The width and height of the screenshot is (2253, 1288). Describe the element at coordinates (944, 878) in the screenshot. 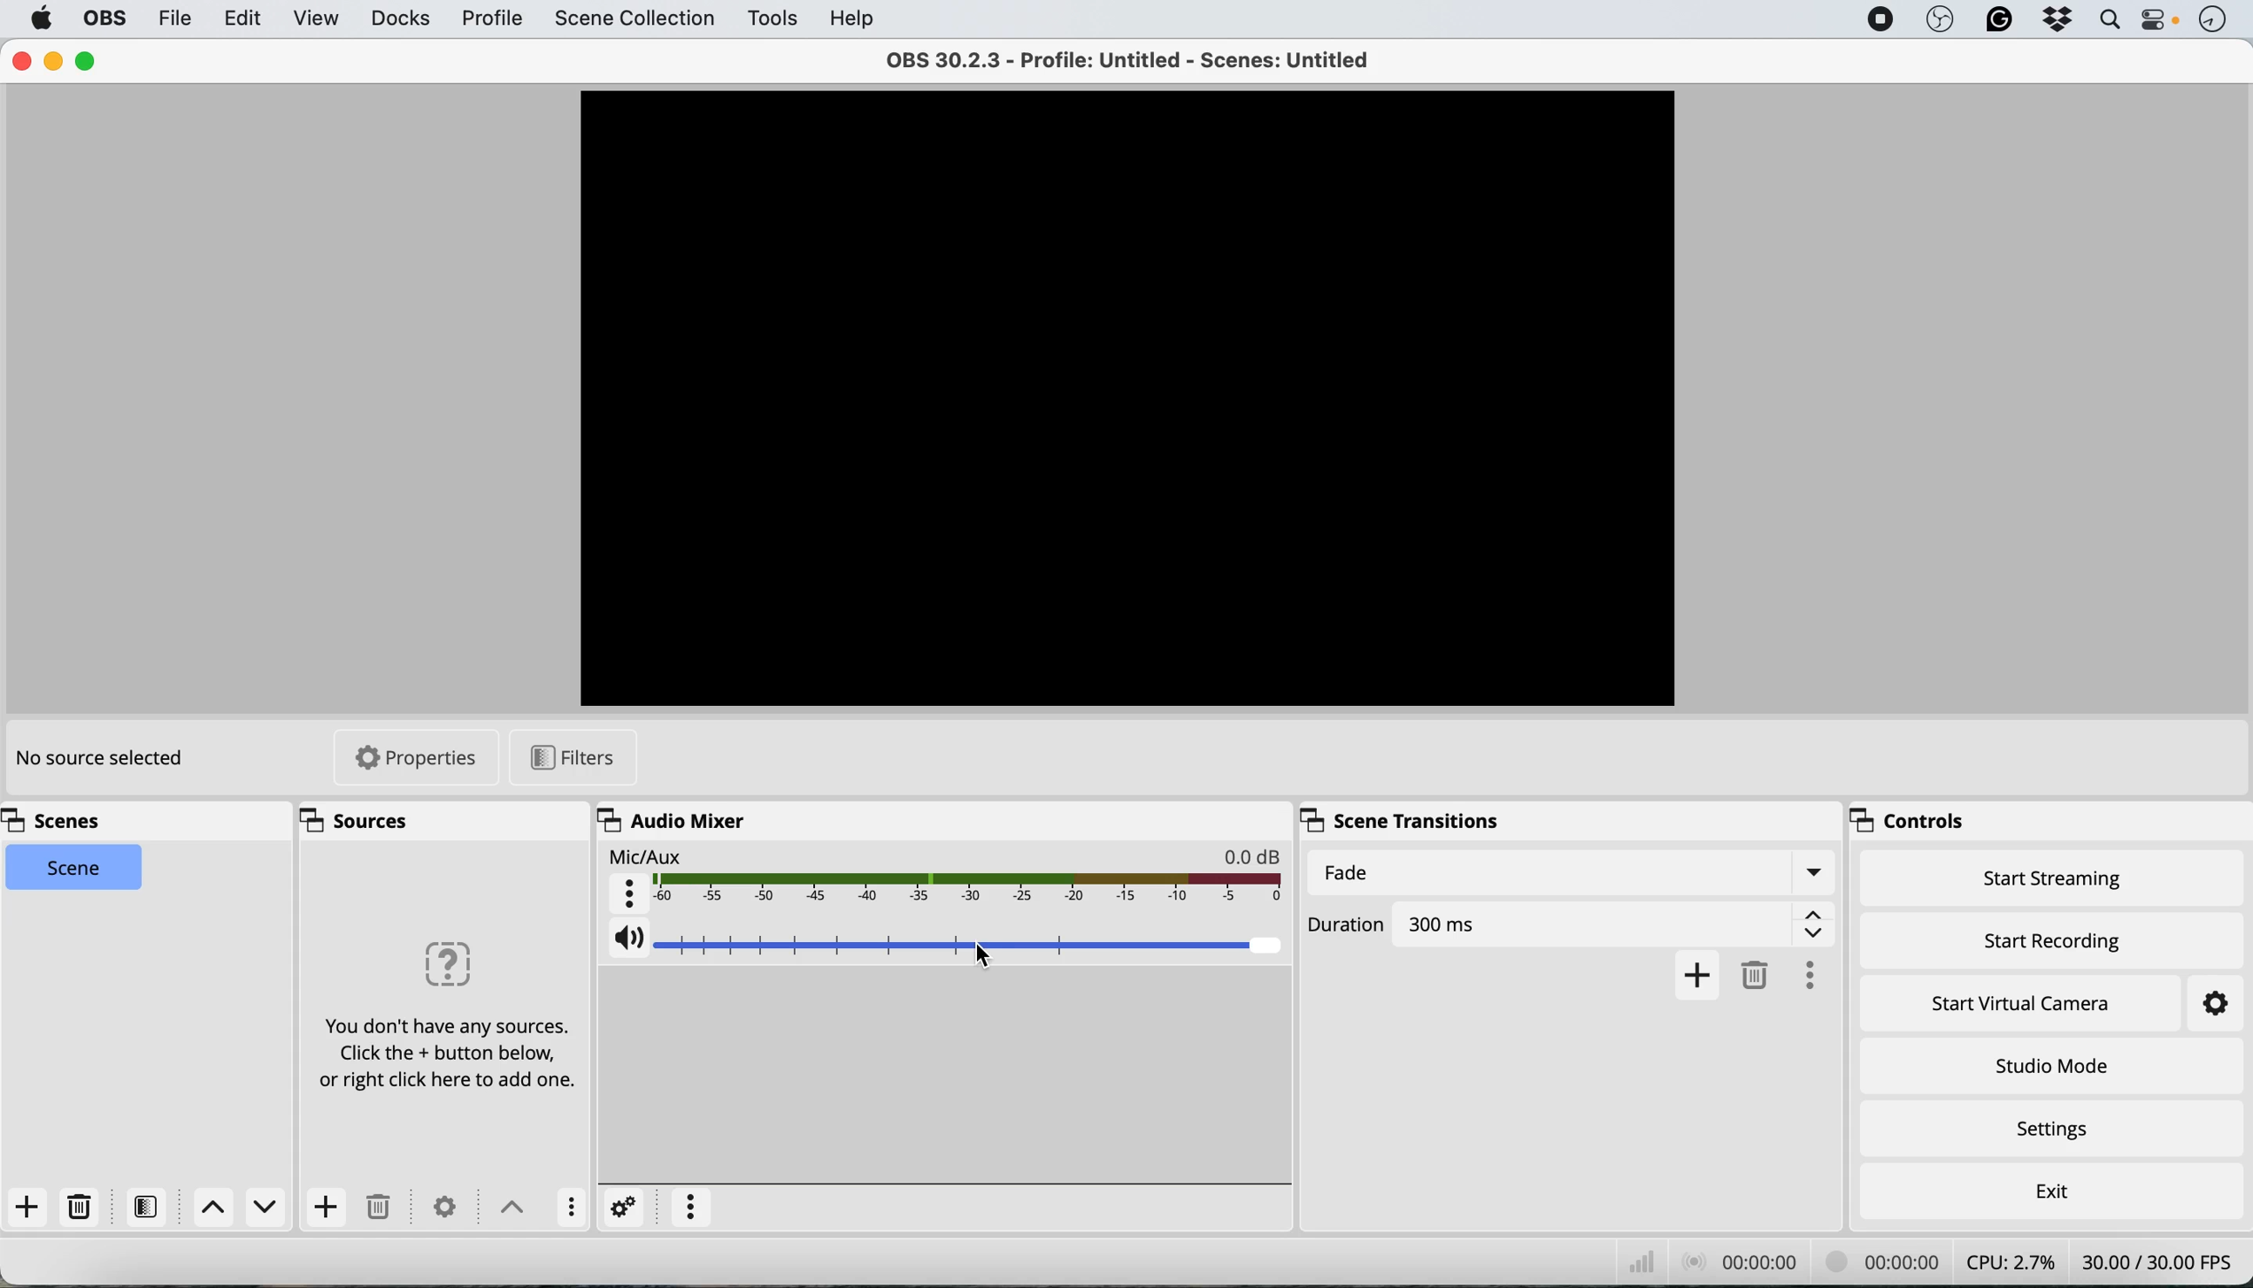

I see `mic aux audio` at that location.